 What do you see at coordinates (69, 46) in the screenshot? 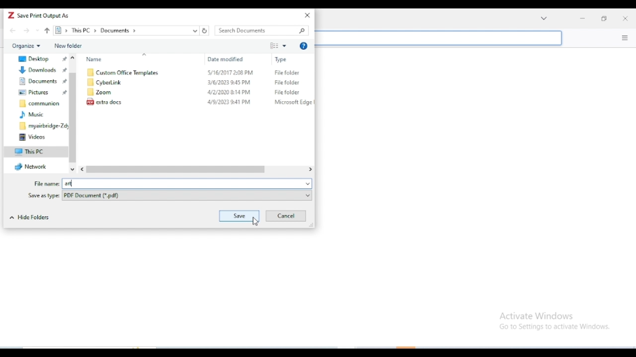
I see `new folder` at bounding box center [69, 46].